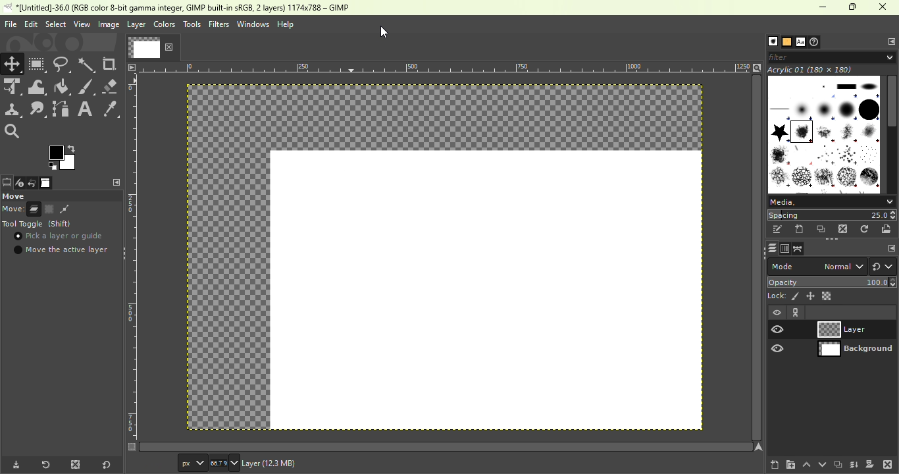  I want to click on Edit this brush, so click(777, 229).